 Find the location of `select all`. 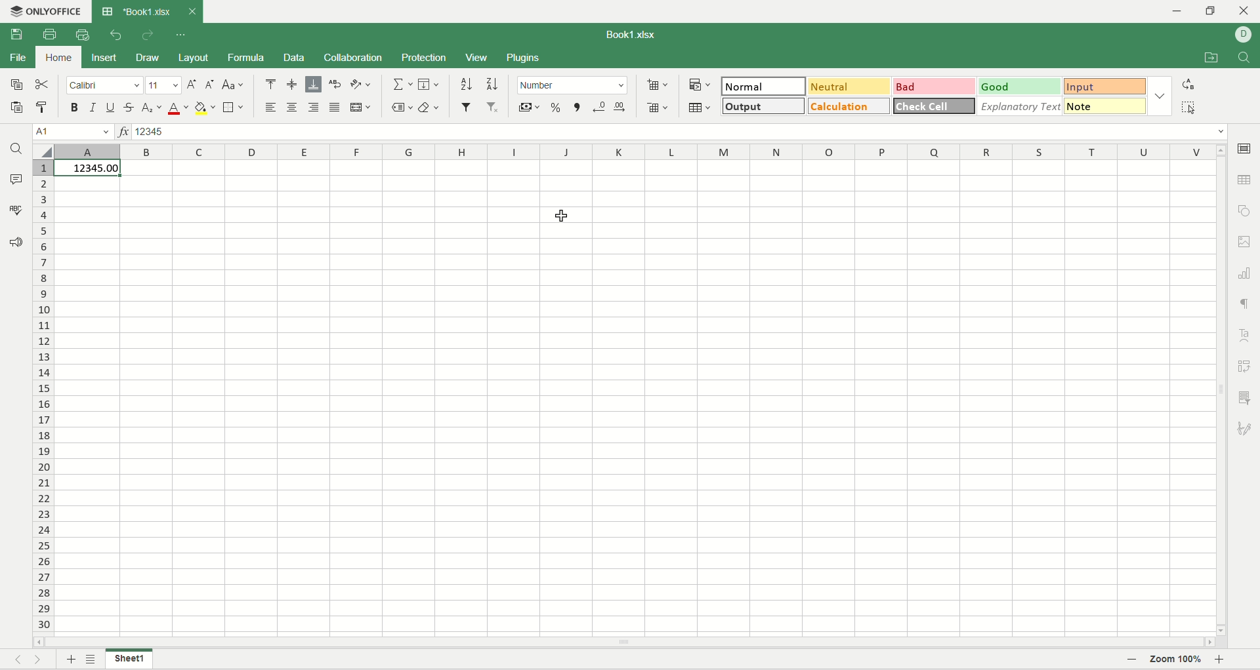

select all is located at coordinates (45, 153).